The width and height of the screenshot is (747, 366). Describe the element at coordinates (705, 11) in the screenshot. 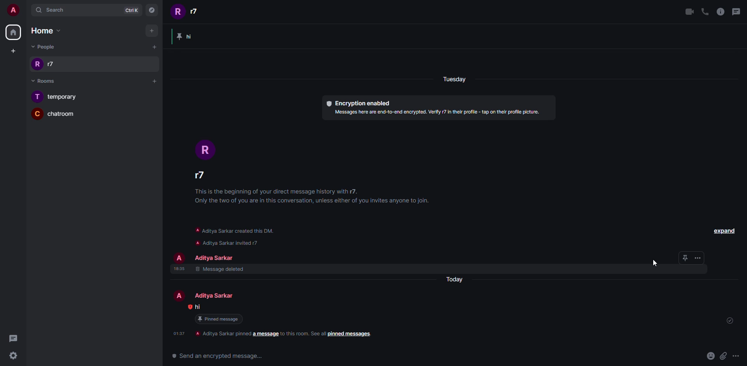

I see `voice call` at that location.